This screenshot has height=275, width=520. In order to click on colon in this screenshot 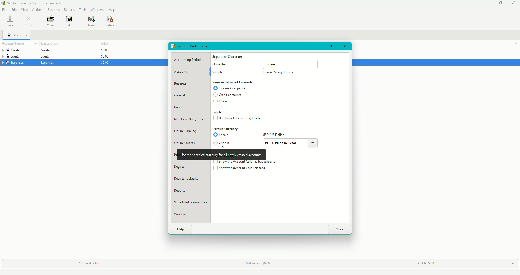, I will do `click(291, 64)`.